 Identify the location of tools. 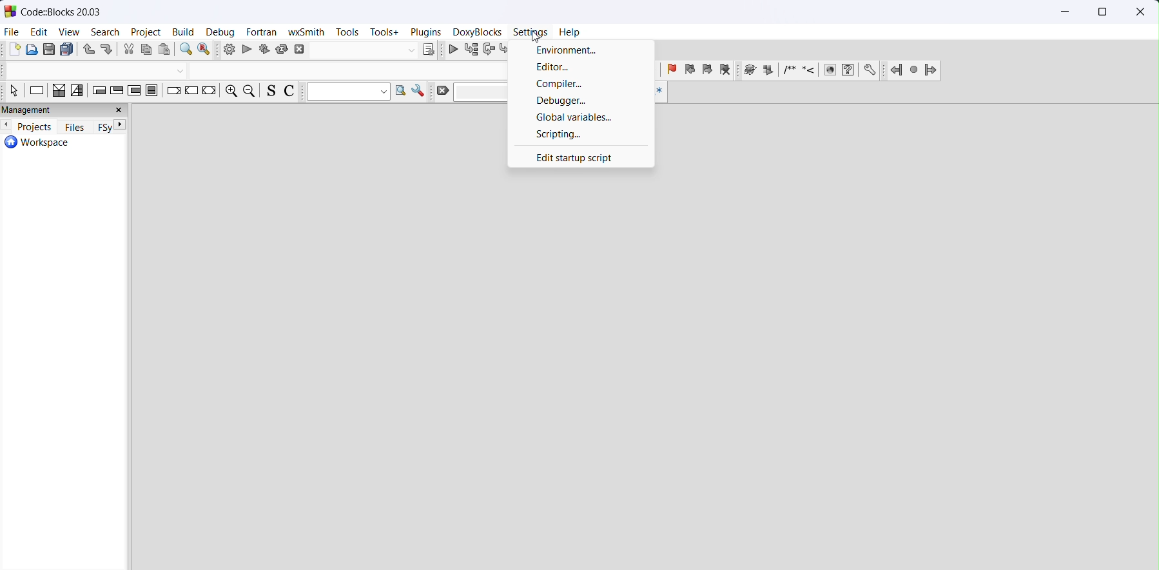
(345, 32).